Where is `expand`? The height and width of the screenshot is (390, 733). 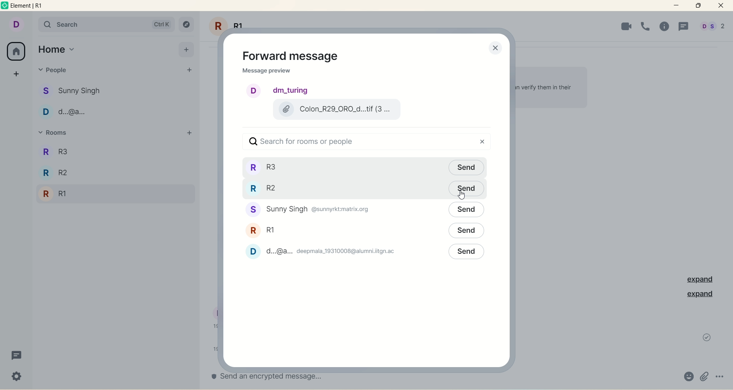
expand is located at coordinates (699, 295).